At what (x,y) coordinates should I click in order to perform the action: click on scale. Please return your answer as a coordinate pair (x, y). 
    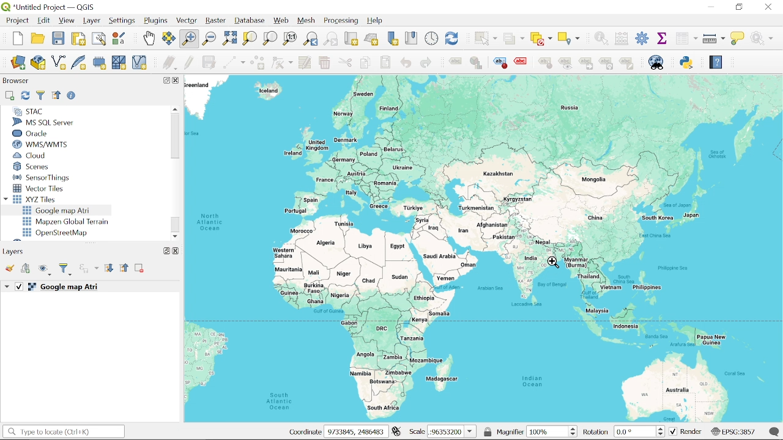
    Looking at the image, I should click on (416, 432).